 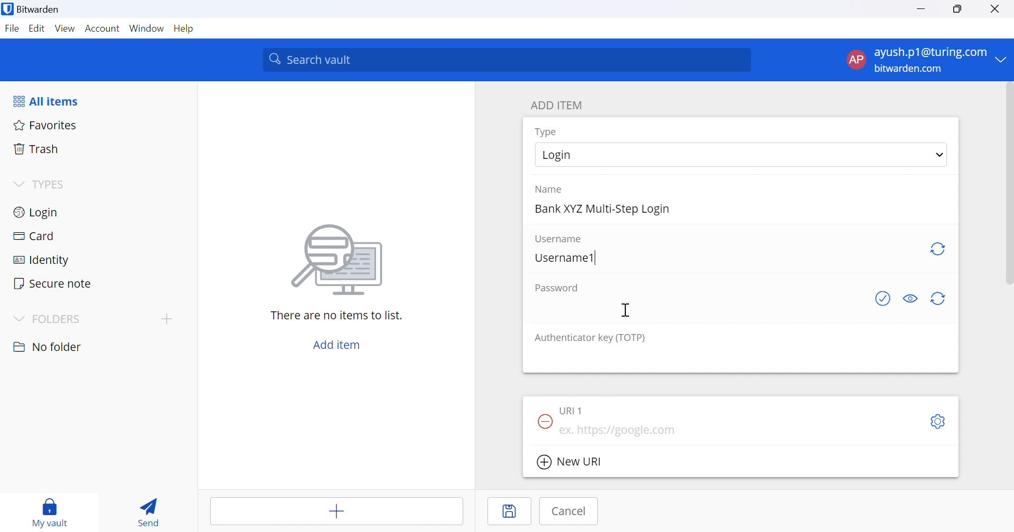 I want to click on Help, so click(x=184, y=30).